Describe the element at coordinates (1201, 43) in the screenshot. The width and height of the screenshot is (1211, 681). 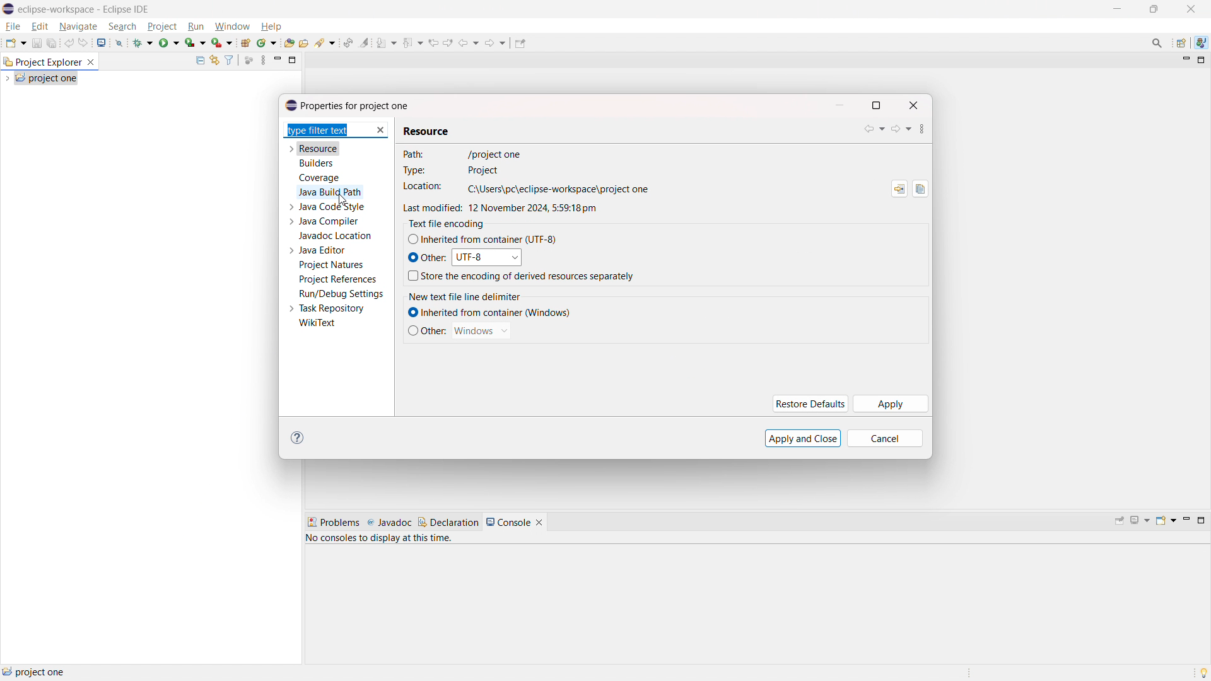
I see `java` at that location.